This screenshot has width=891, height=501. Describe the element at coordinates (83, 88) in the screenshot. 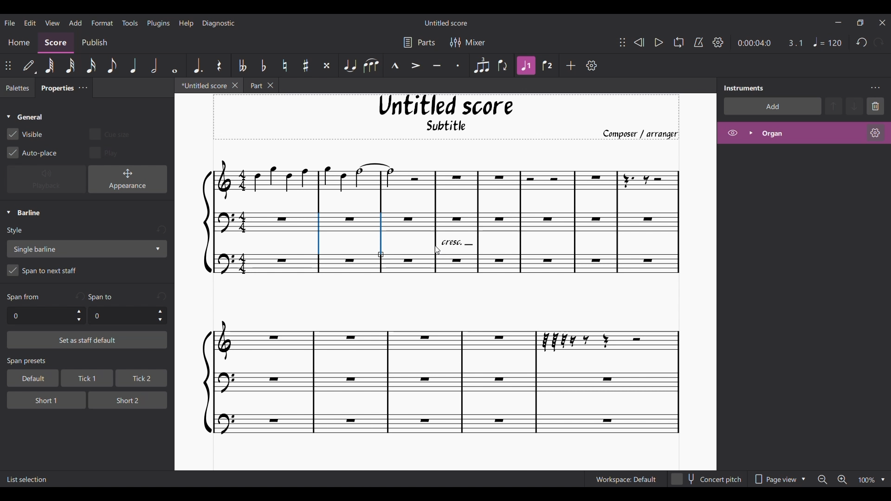

I see `Close/Undock Properties tab` at that location.